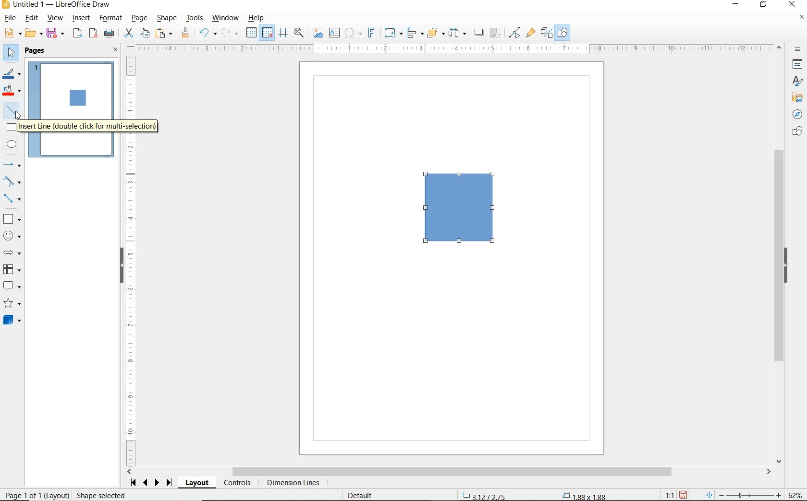  I want to click on SCALING FACTOR, so click(666, 493).